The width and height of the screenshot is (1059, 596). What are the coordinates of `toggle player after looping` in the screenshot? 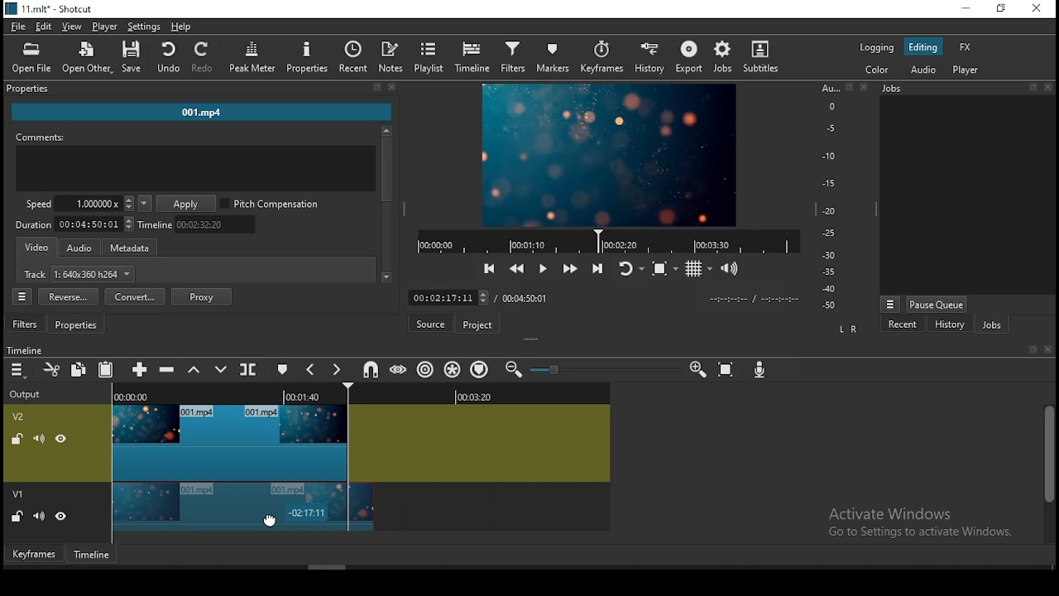 It's located at (631, 267).